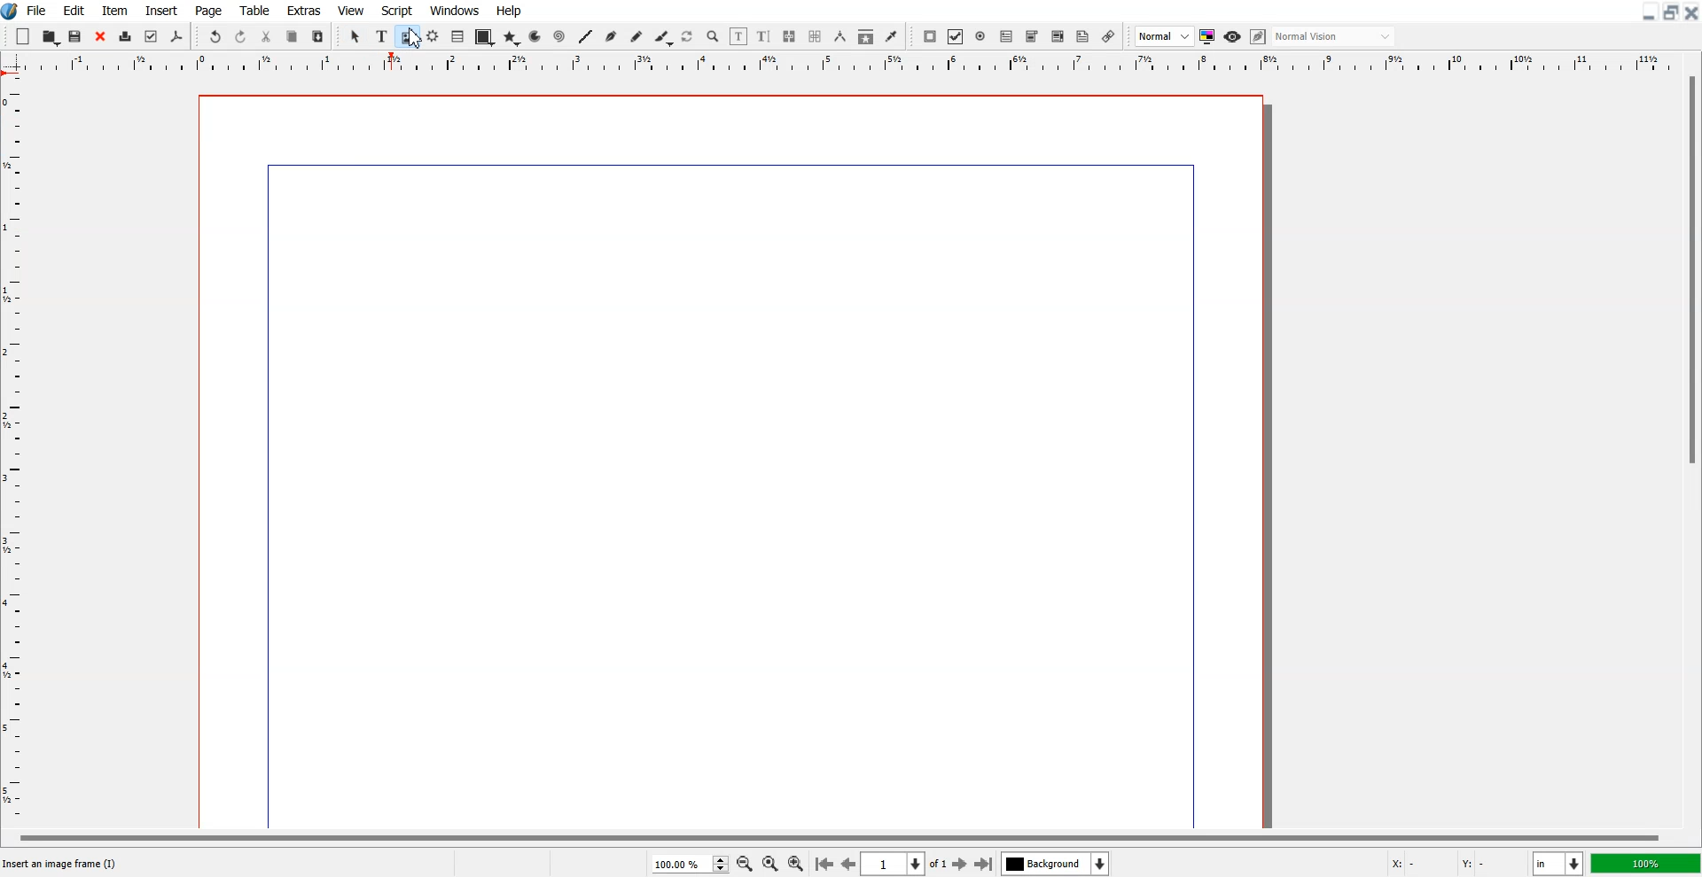 The height and width of the screenshot is (877, 1702). Describe the element at coordinates (744, 863) in the screenshot. I see `Zoom Out` at that location.